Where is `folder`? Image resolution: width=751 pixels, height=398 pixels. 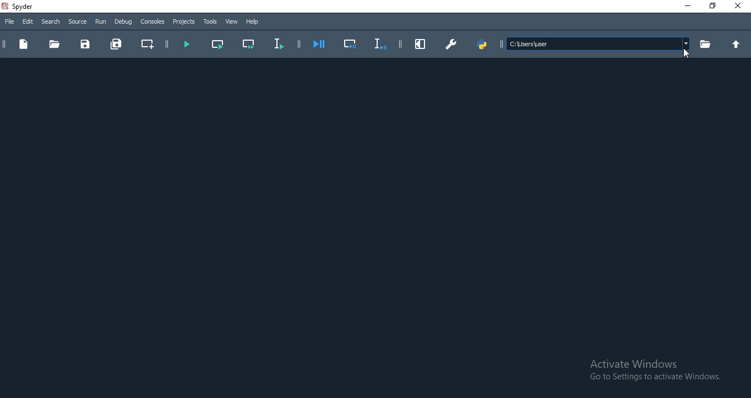 folder is located at coordinates (54, 43).